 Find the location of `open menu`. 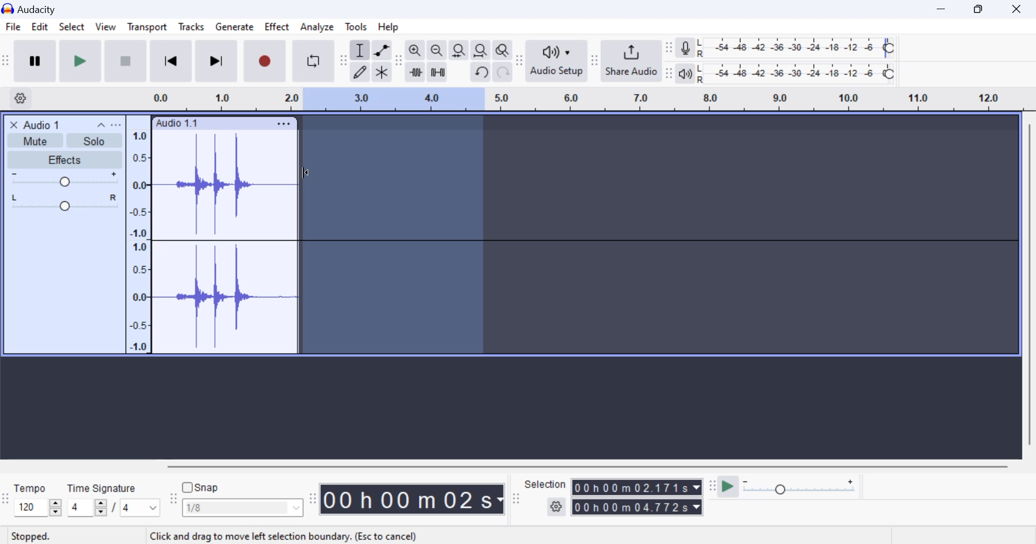

open menu is located at coordinates (116, 125).